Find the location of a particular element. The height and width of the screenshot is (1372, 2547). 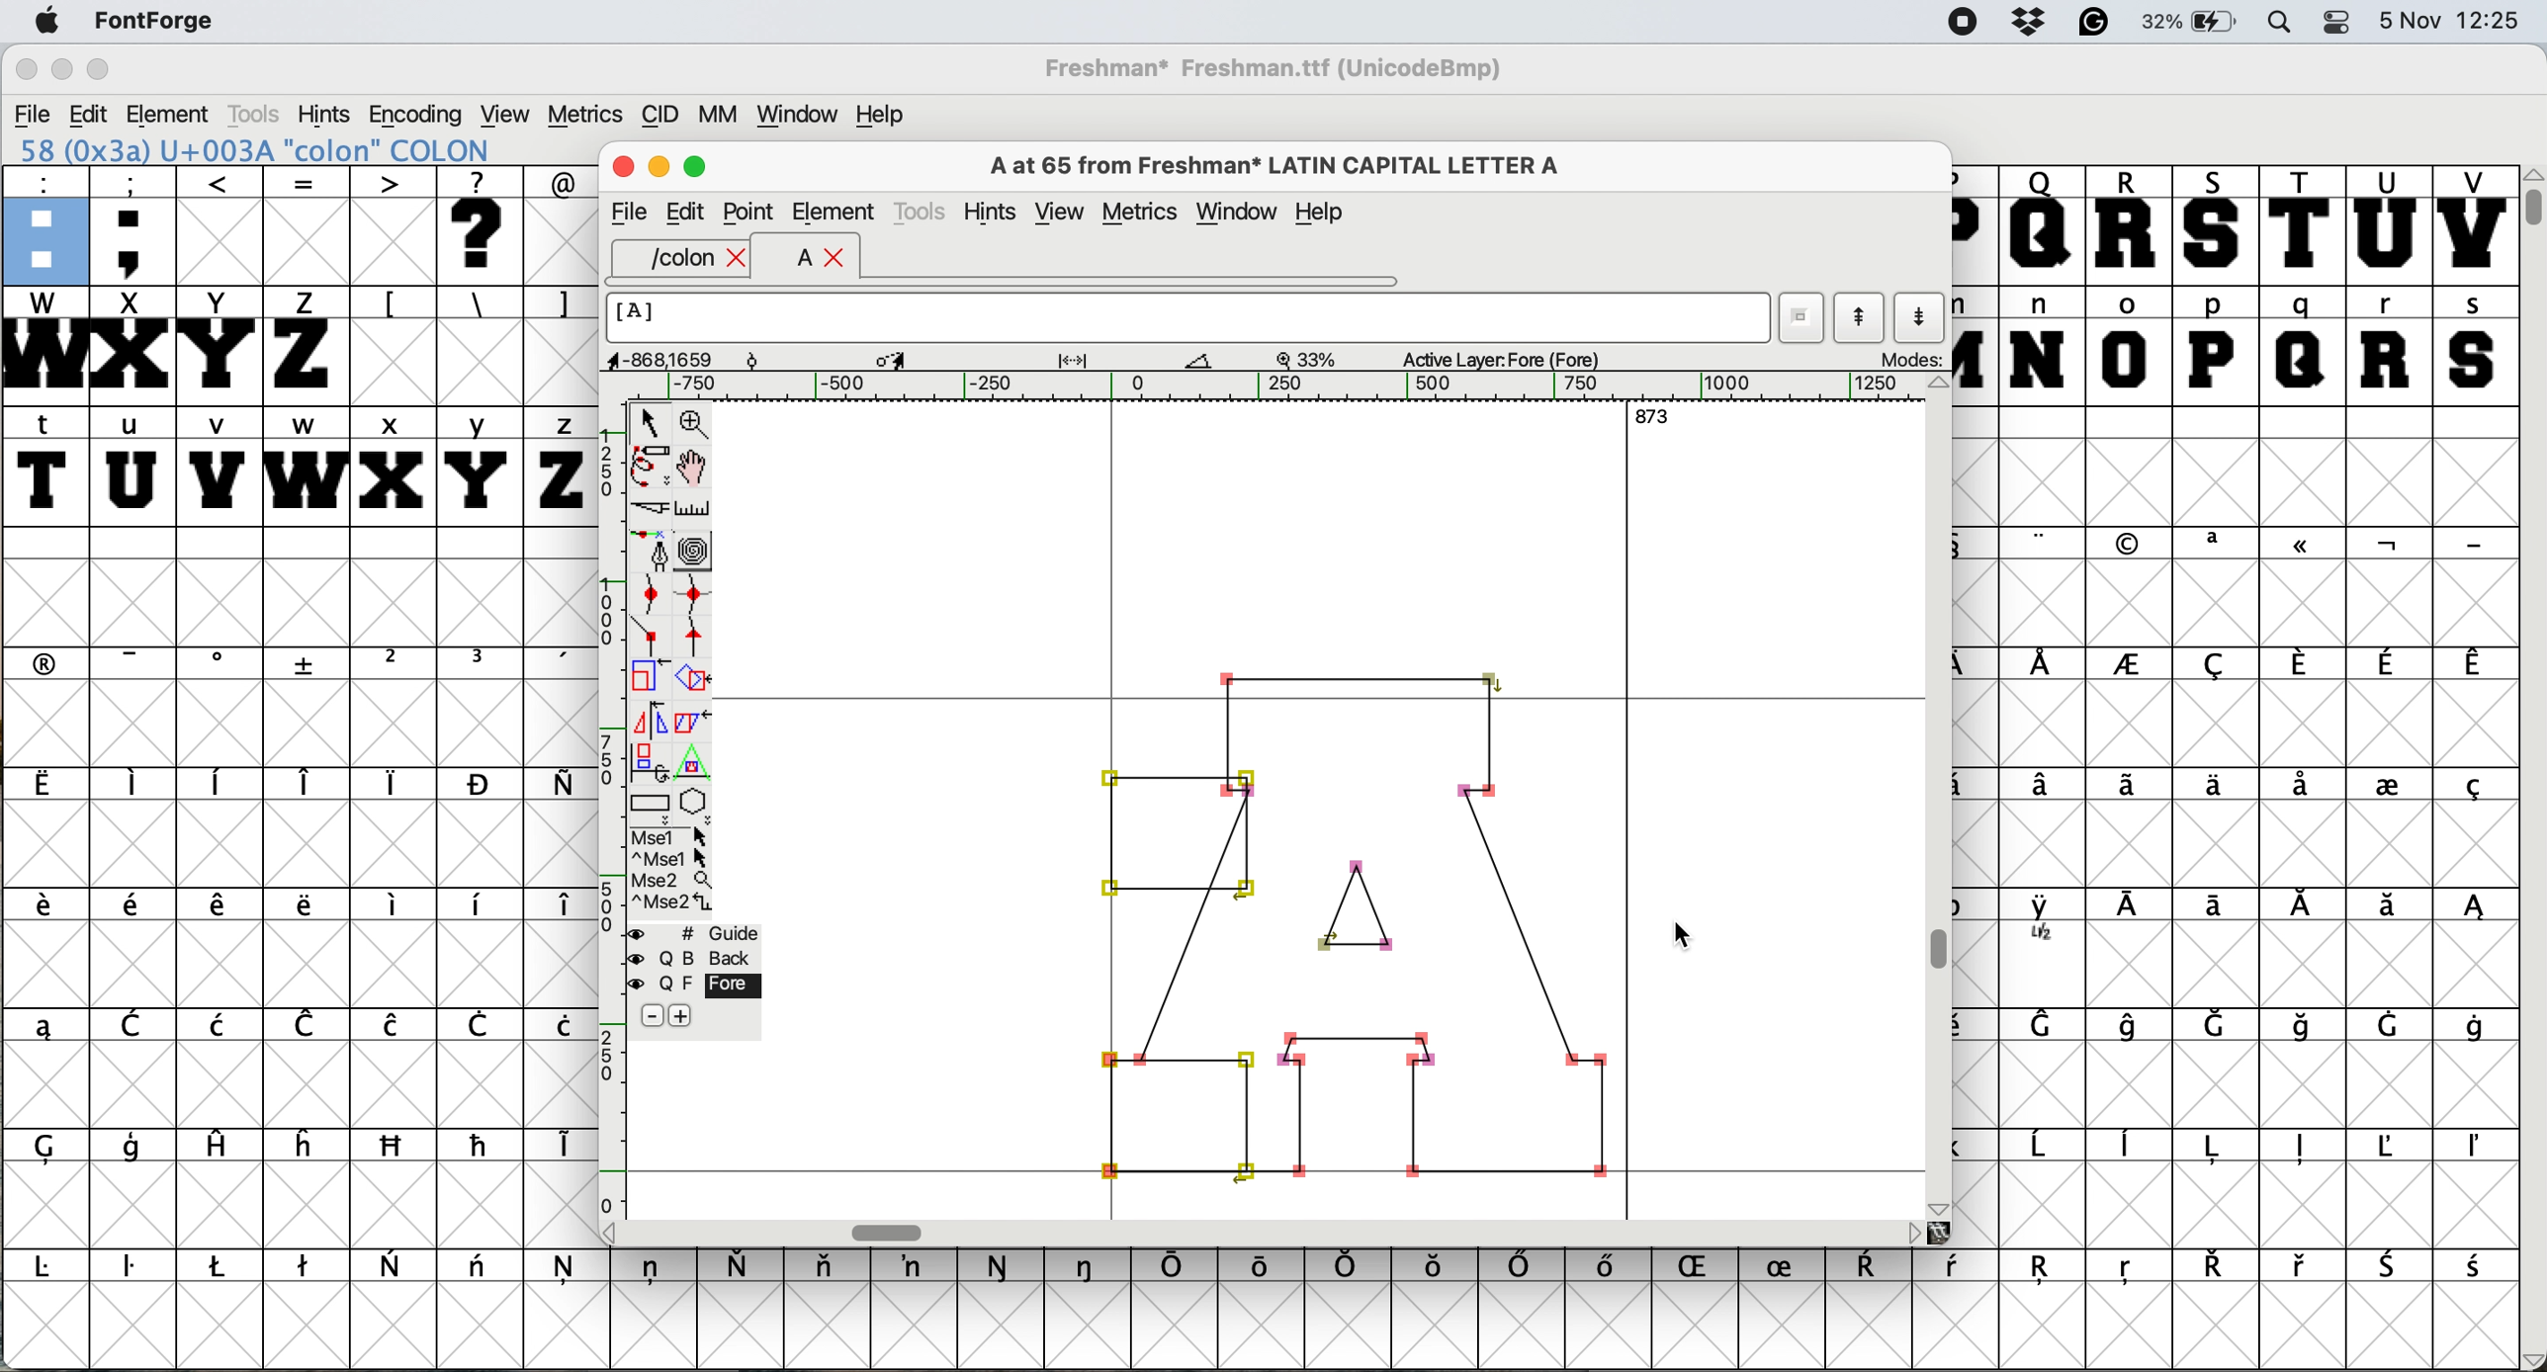

179 (0xb3) U+00B3 "uniO0B3" SUPERSCRIPT THREE is located at coordinates (302, 149).